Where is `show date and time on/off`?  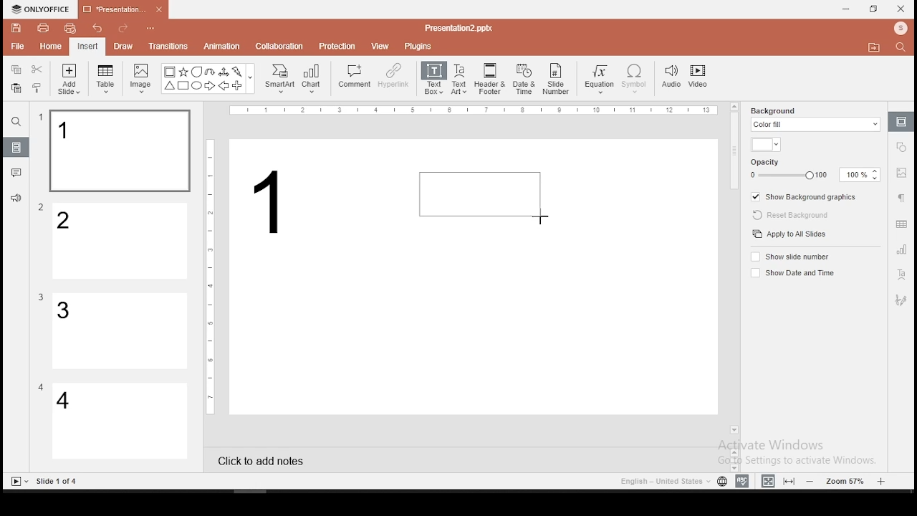 show date and time on/off is located at coordinates (792, 272).